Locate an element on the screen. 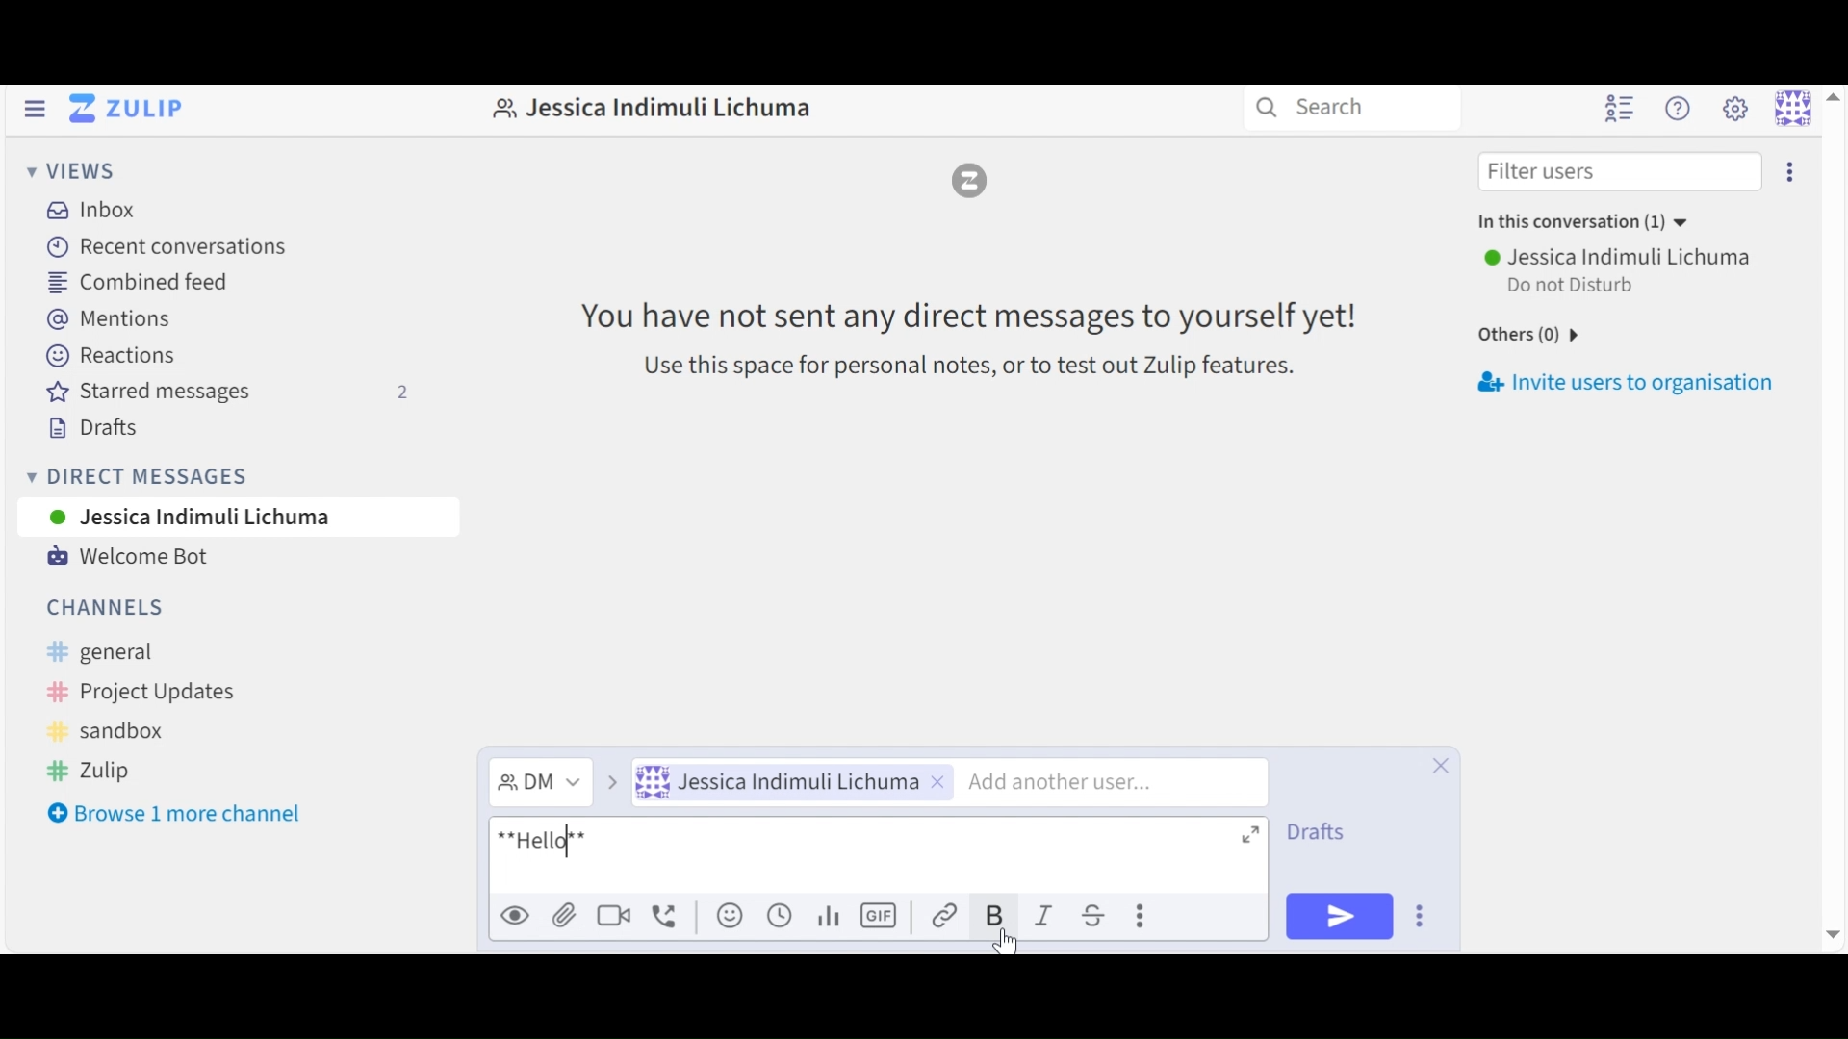 Image resolution: width=1848 pixels, height=1039 pixels. Add a voice call is located at coordinates (666, 914).